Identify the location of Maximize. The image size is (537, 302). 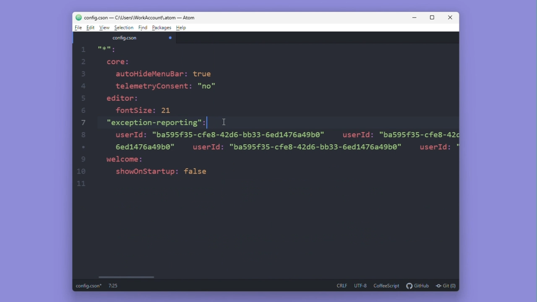
(432, 17).